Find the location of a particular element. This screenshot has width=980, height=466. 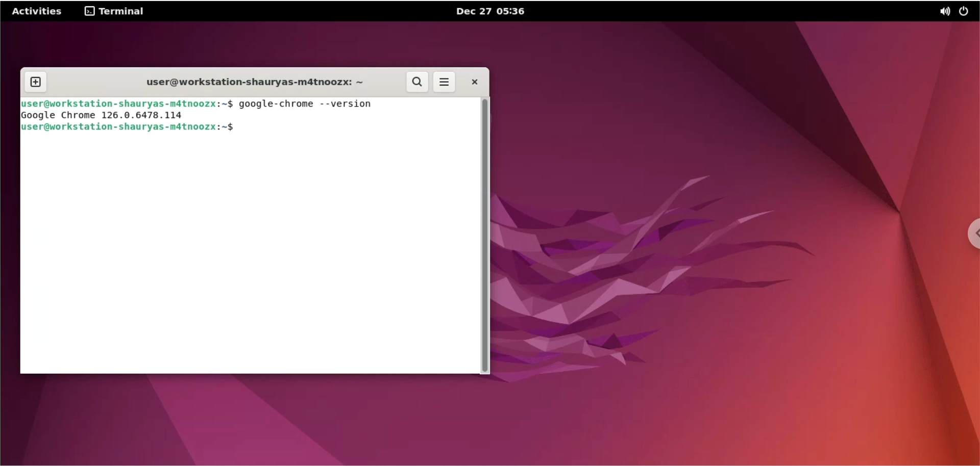

user@workstation-shauryas-m4tnoozx: $ is located at coordinates (127, 102).